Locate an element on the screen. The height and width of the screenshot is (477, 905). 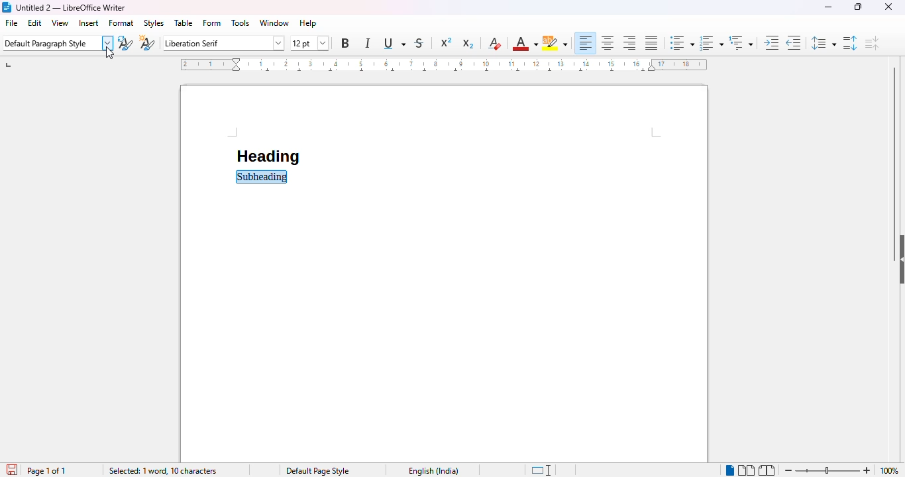
subscript is located at coordinates (468, 44).